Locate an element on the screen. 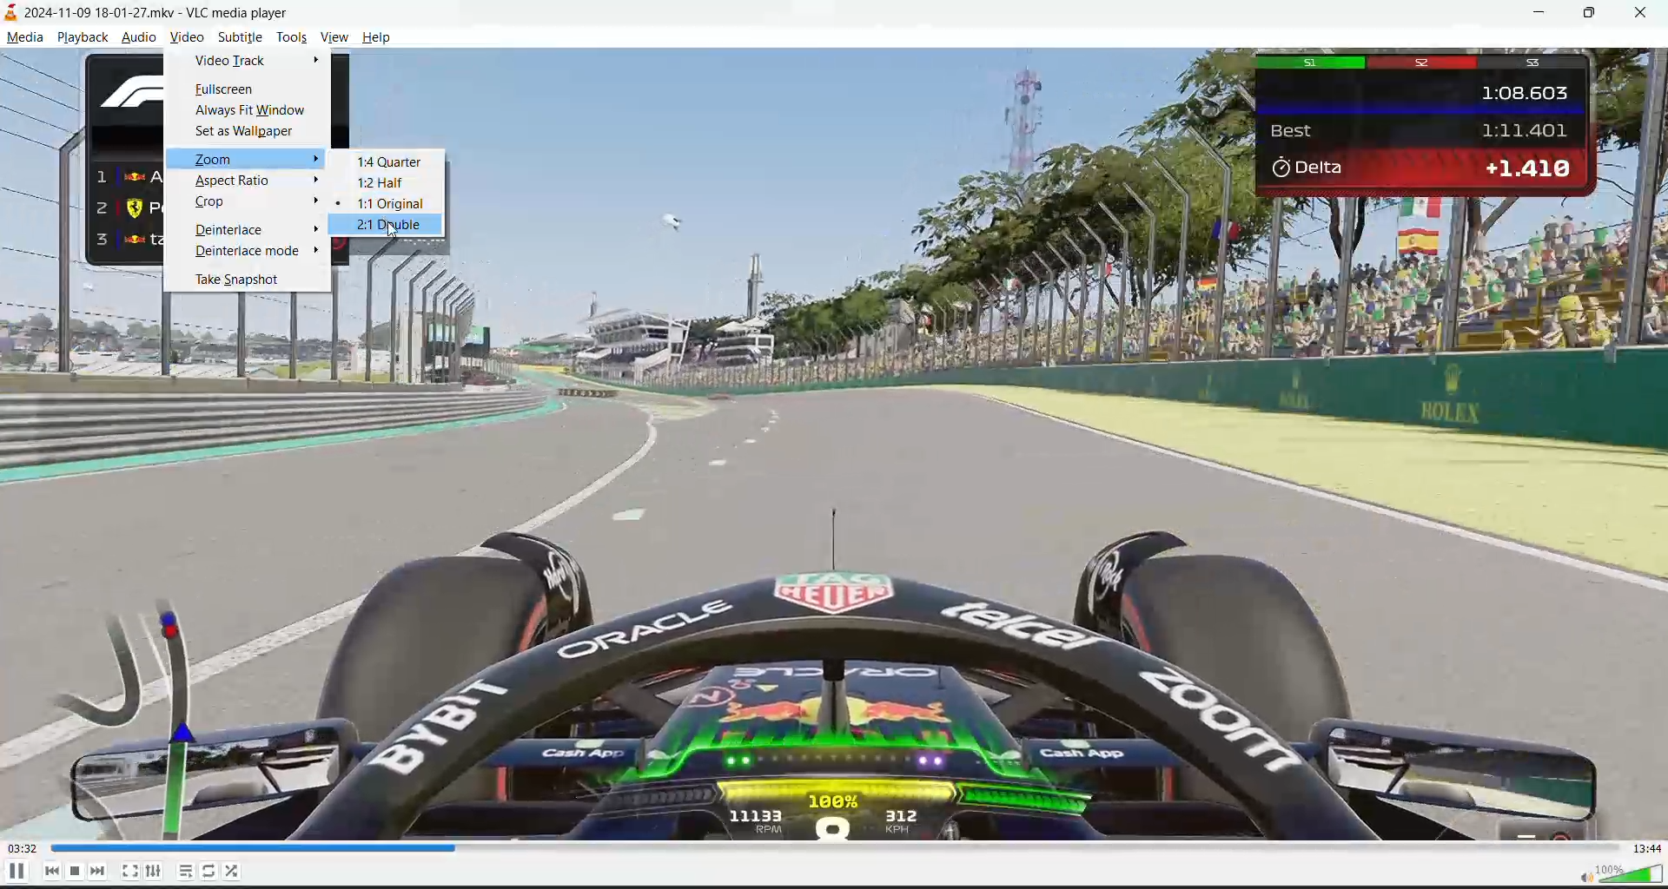 This screenshot has height=889, width=1668. next is located at coordinates (100, 869).